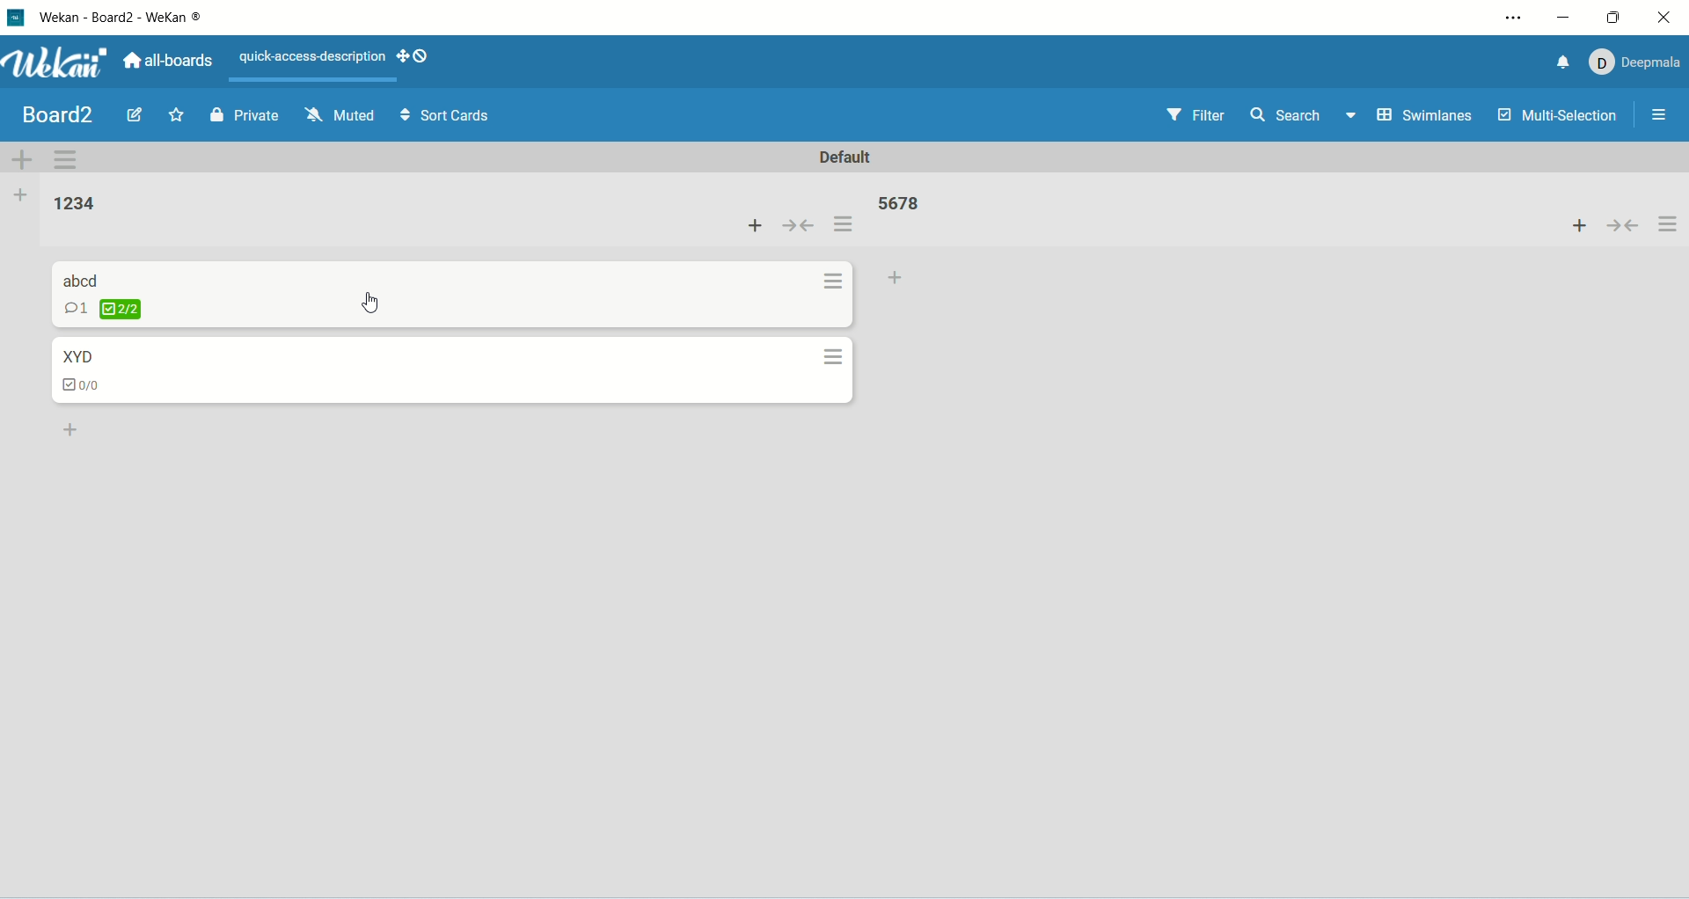 The image size is (1689, 899). Describe the element at coordinates (1559, 65) in the screenshot. I see `notification` at that location.